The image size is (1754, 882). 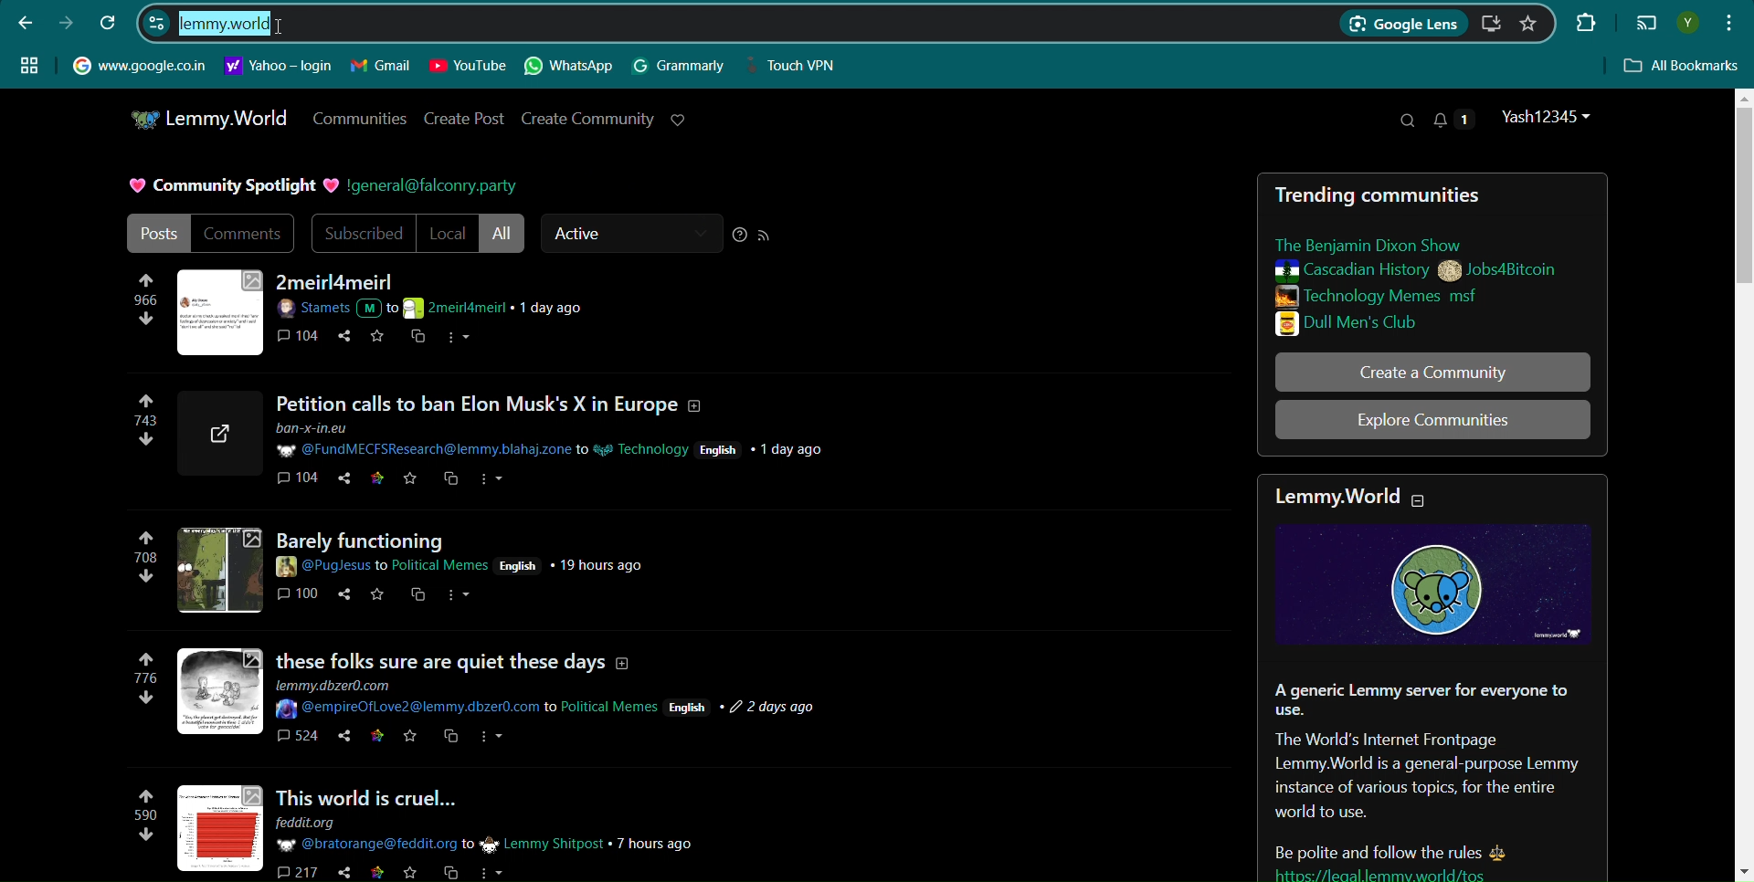 I want to click on Google Lens, so click(x=1402, y=25).